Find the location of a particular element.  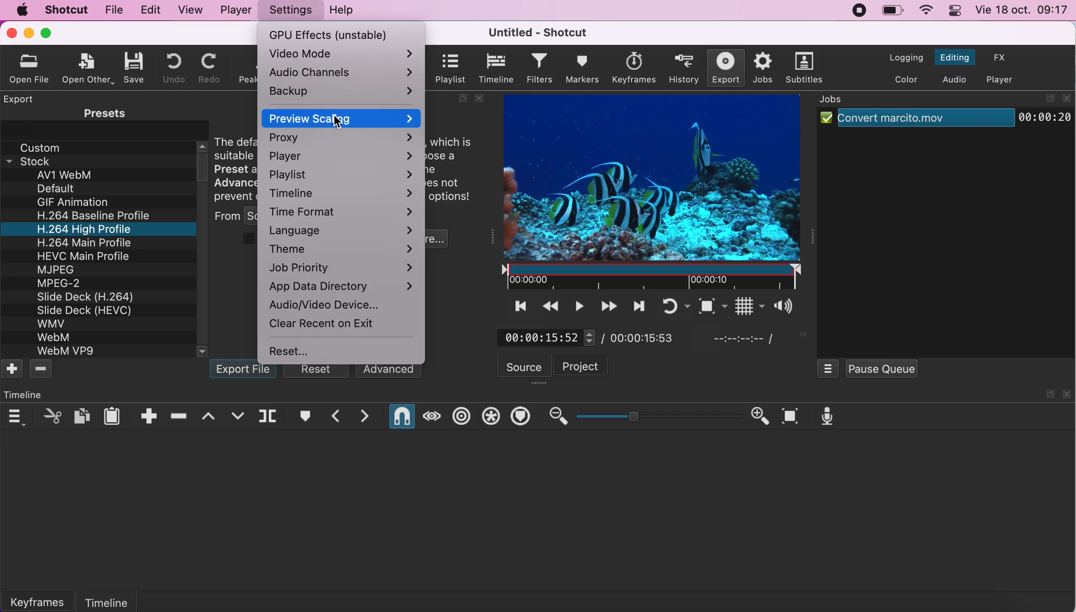

player is located at coordinates (234, 9).